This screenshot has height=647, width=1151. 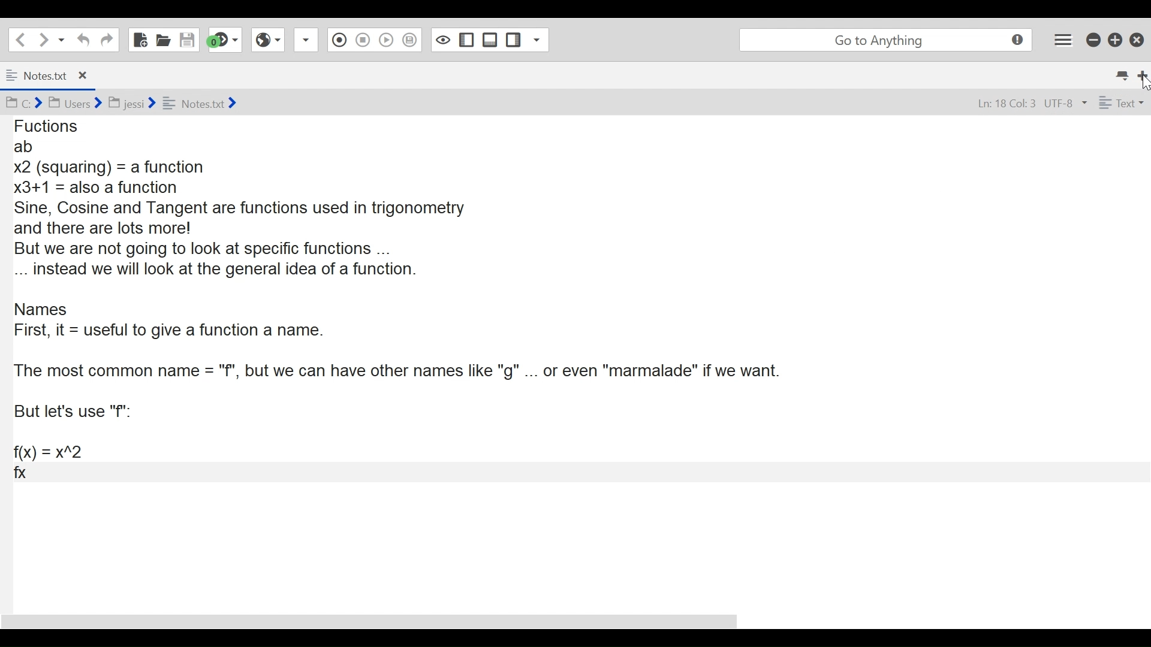 What do you see at coordinates (1065, 104) in the screenshot?
I see `utf-8` at bounding box center [1065, 104].